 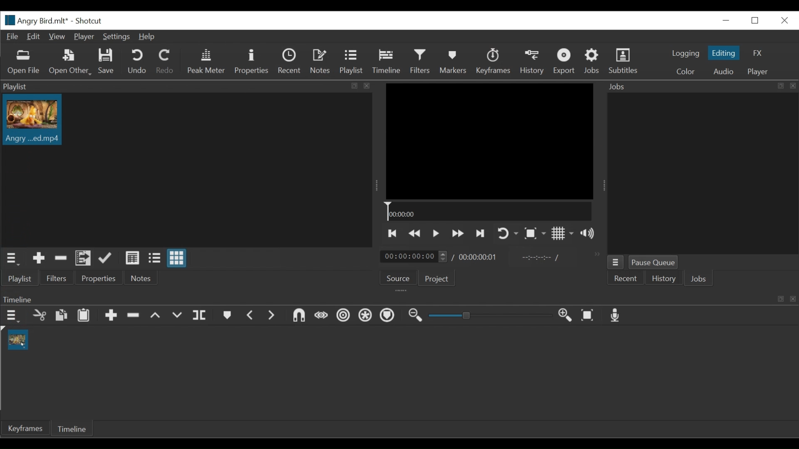 What do you see at coordinates (58, 278) in the screenshot?
I see `Filters` at bounding box center [58, 278].